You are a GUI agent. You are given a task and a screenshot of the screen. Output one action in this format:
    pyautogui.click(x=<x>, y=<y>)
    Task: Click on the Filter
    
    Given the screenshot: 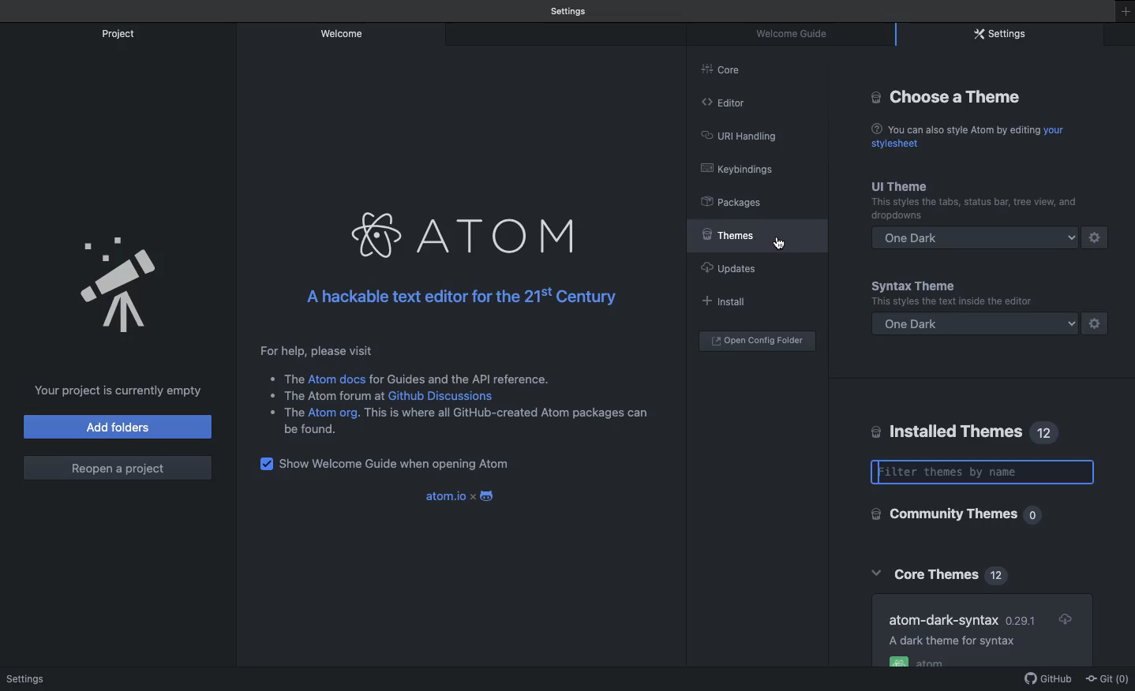 What is the action you would take?
    pyautogui.click(x=983, y=473)
    